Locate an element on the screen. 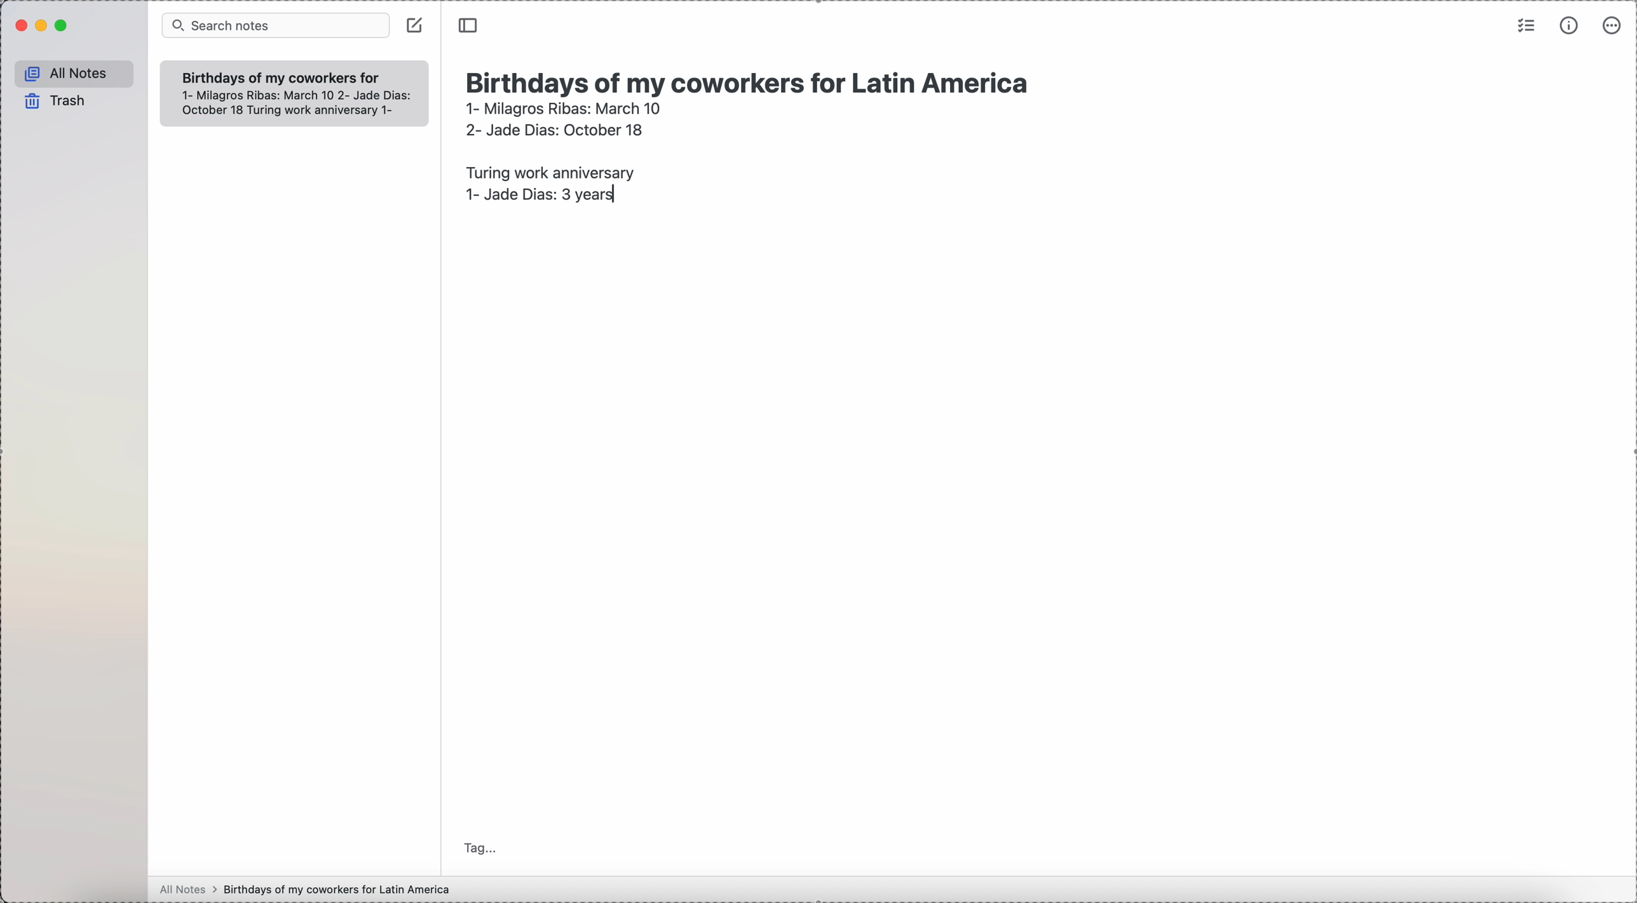  toggle side bar is located at coordinates (470, 26).